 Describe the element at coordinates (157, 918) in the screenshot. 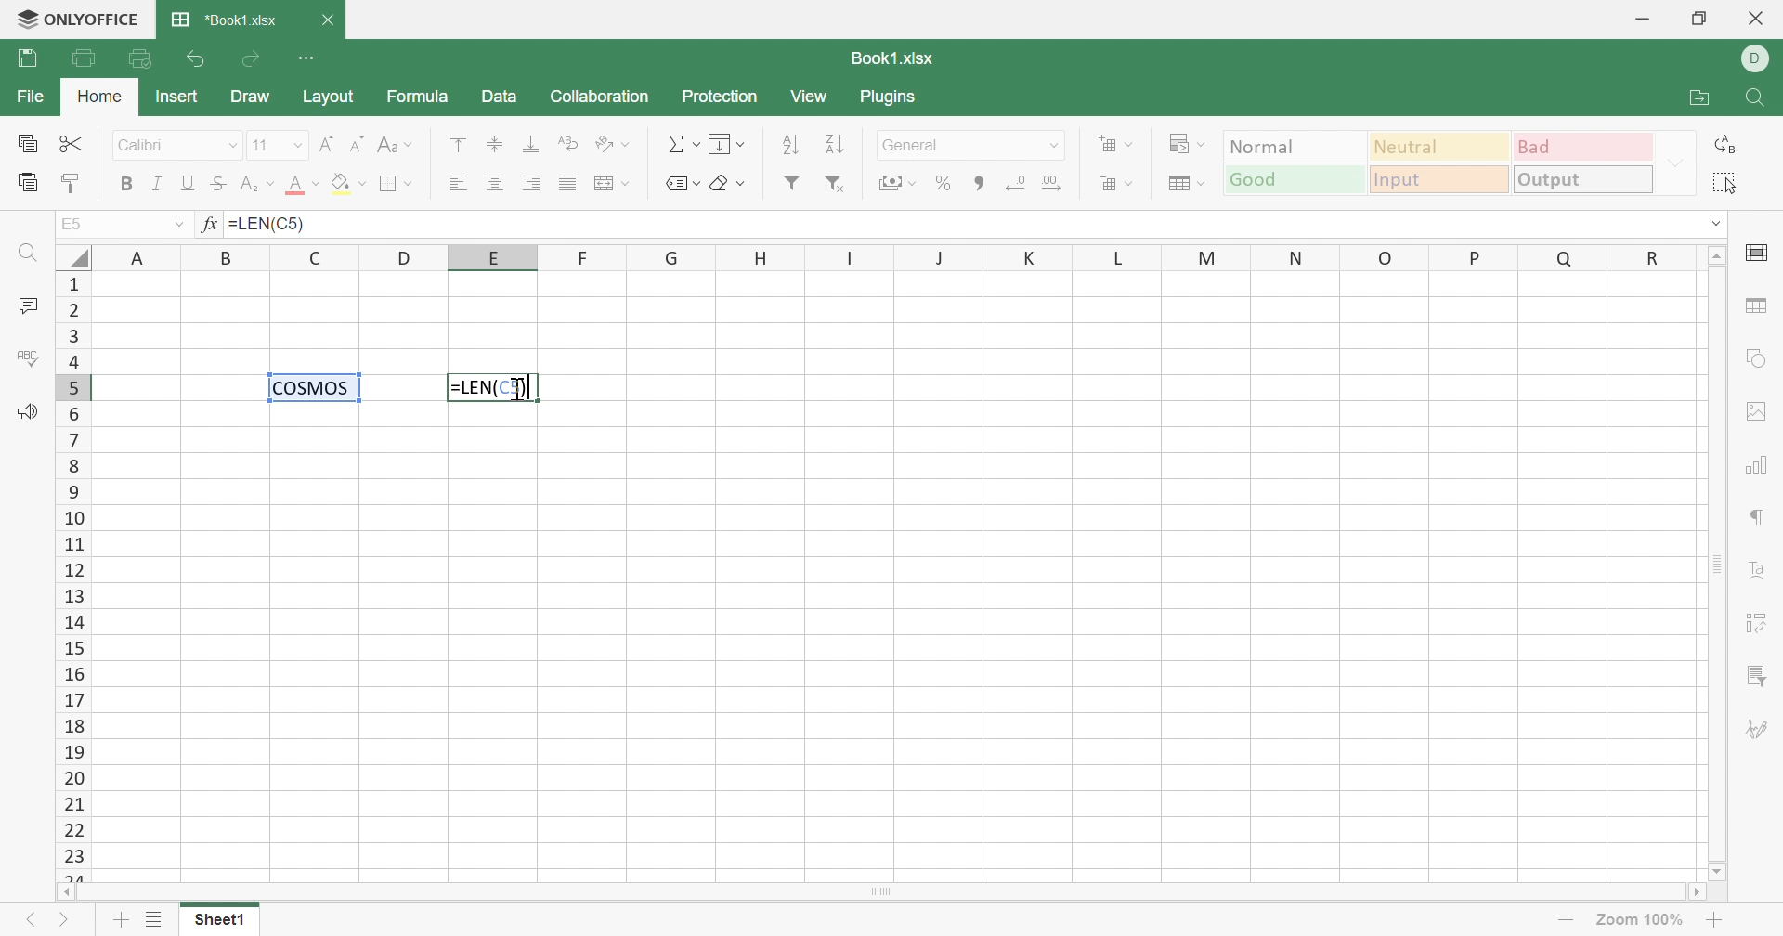

I see `List of sheets` at that location.